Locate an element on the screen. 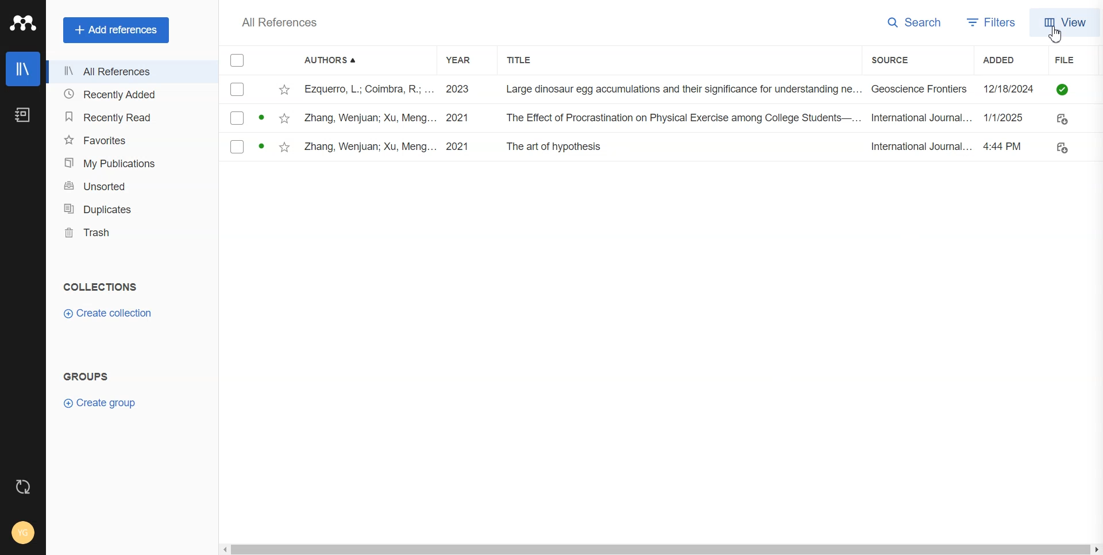 This screenshot has width=1103, height=555. All references is located at coordinates (120, 71).